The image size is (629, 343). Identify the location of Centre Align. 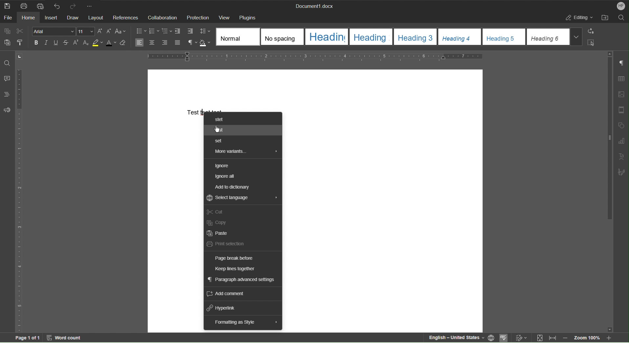
(152, 43).